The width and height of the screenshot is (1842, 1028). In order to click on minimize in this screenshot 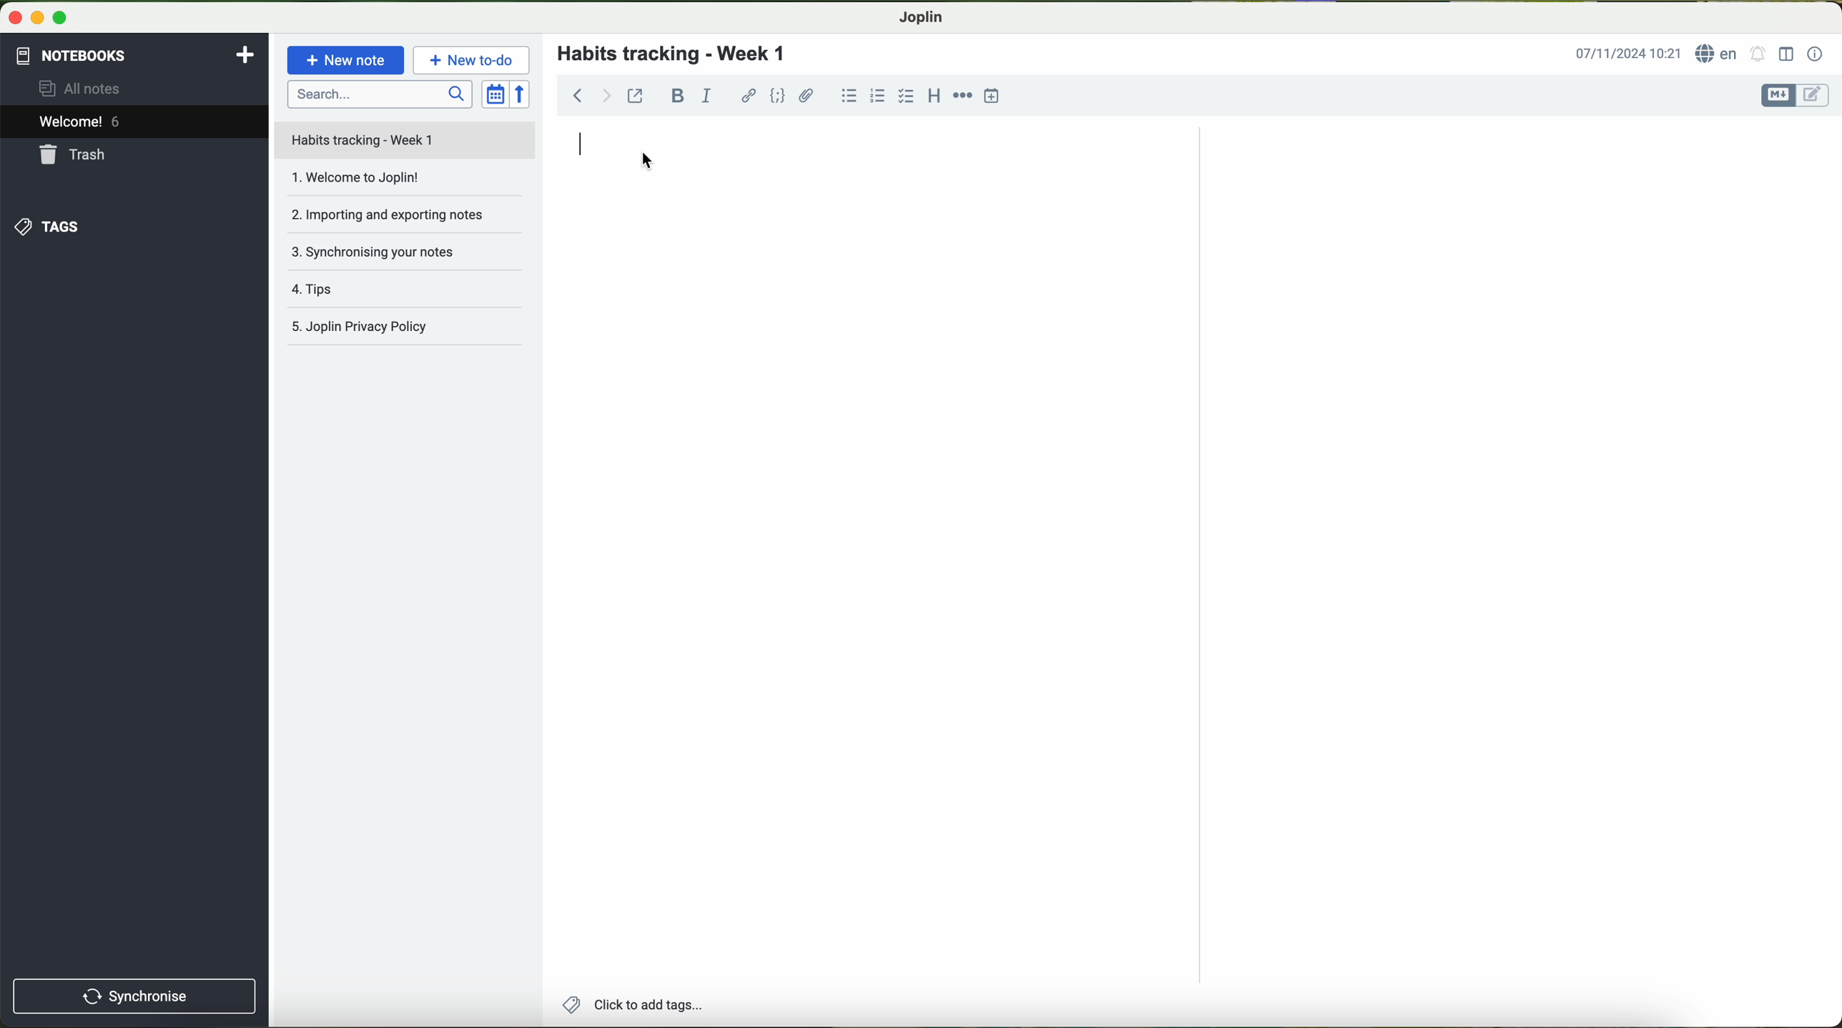, I will do `click(34, 16)`.